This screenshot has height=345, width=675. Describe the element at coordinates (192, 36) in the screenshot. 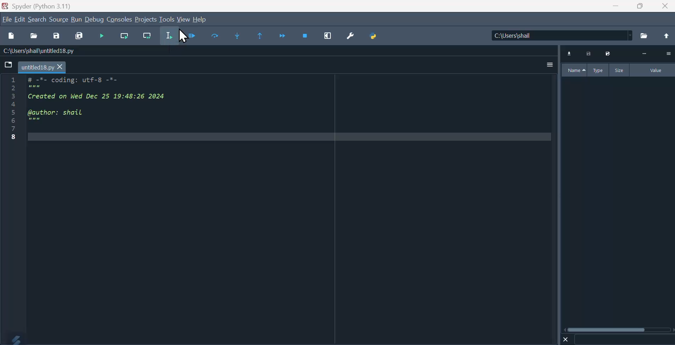

I see `Debugger` at that location.